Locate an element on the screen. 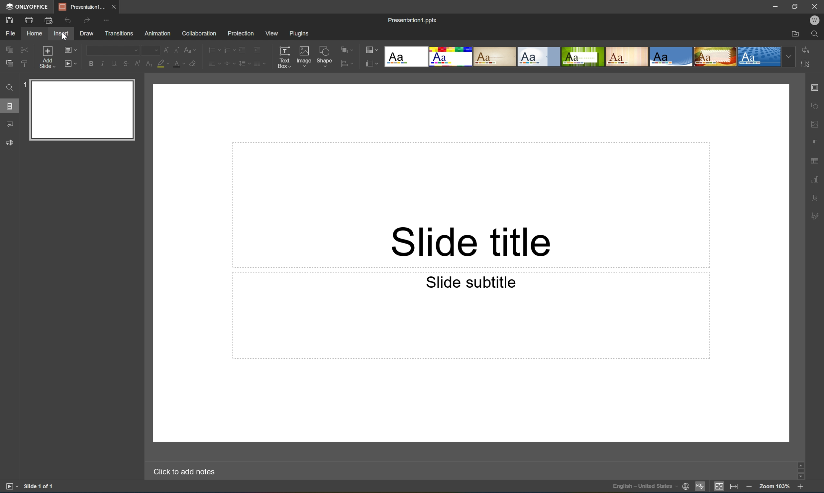 The height and width of the screenshot is (493, 824). Plugins is located at coordinates (299, 33).